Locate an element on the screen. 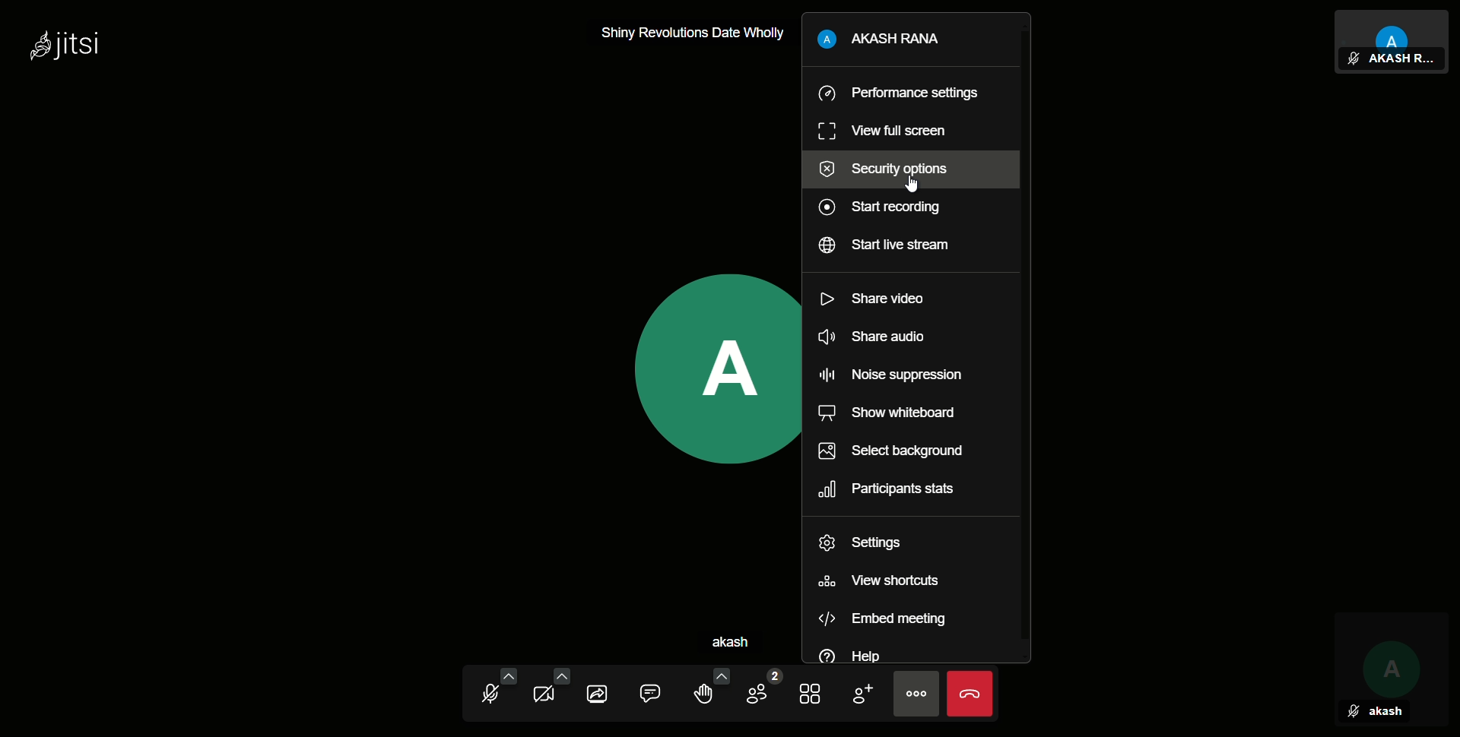 The image size is (1460, 737). performance settings is located at coordinates (897, 93).